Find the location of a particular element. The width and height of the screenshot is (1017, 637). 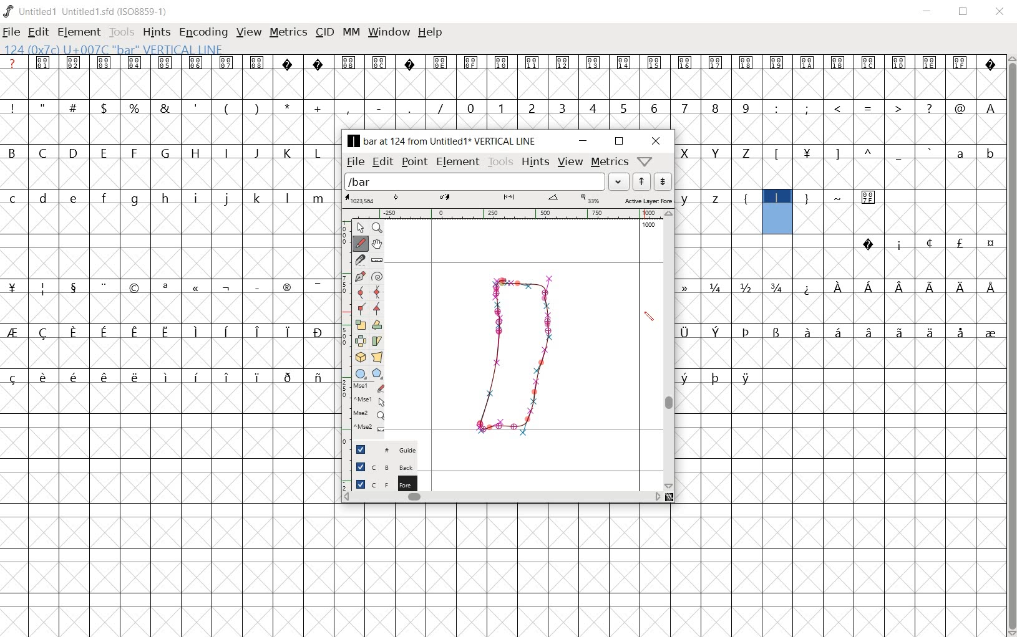

restore down is located at coordinates (964, 12).